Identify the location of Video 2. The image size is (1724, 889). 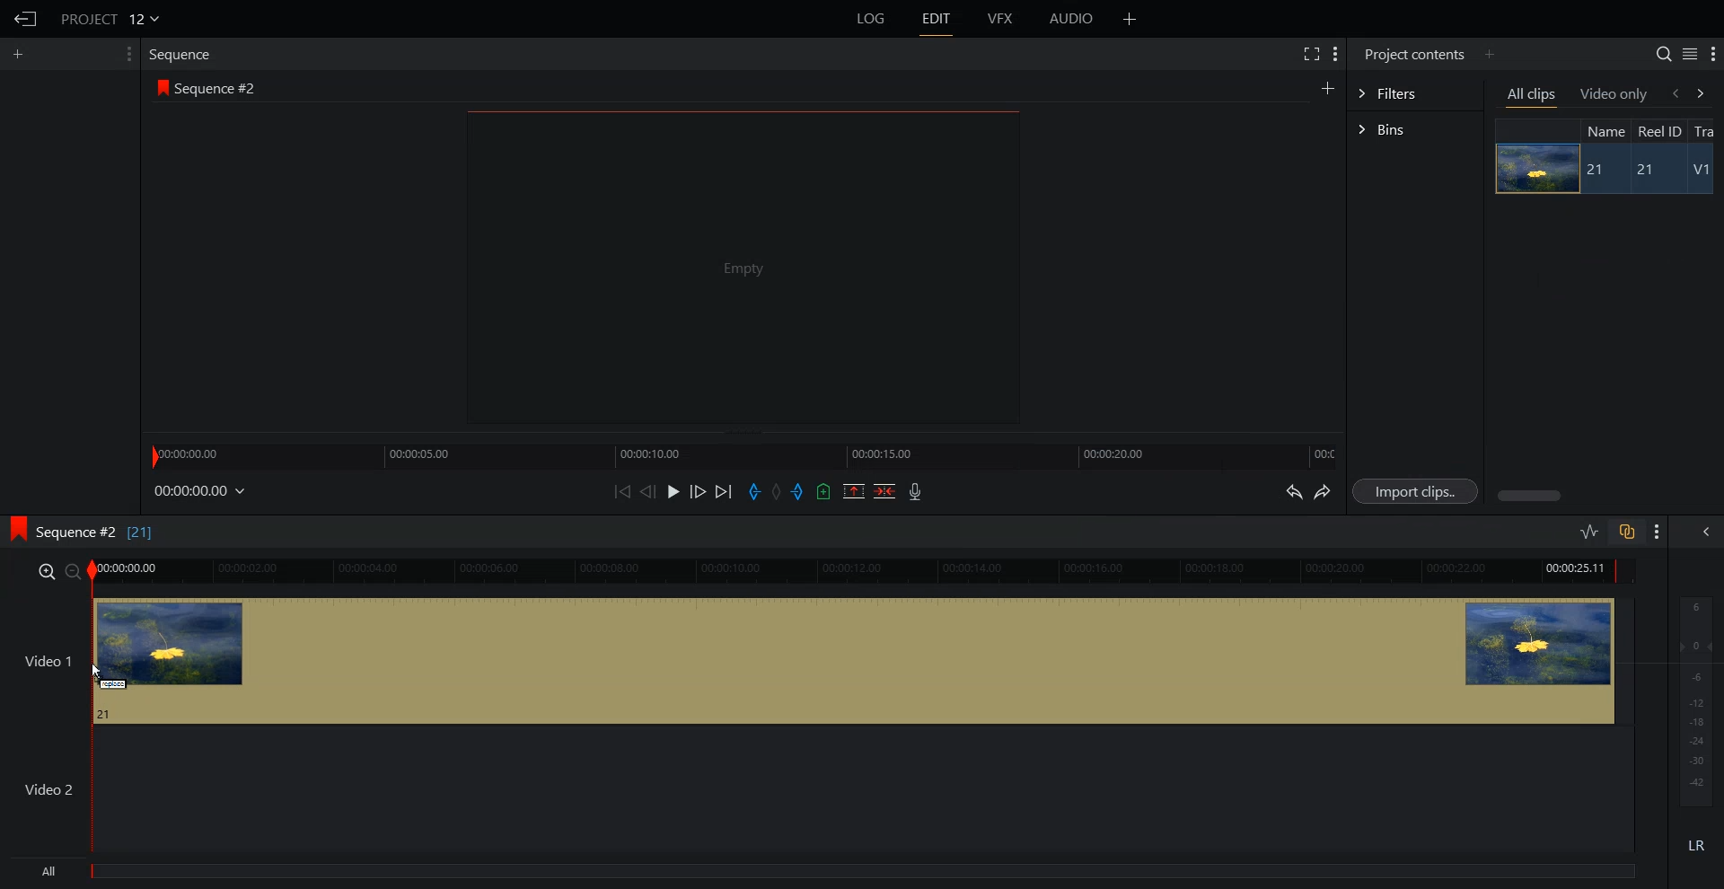
(817, 789).